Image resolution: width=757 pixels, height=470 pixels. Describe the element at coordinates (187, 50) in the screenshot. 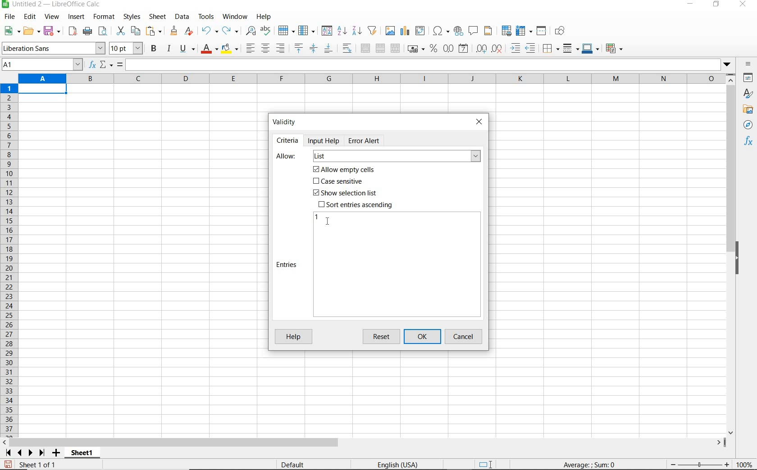

I see `underline` at that location.